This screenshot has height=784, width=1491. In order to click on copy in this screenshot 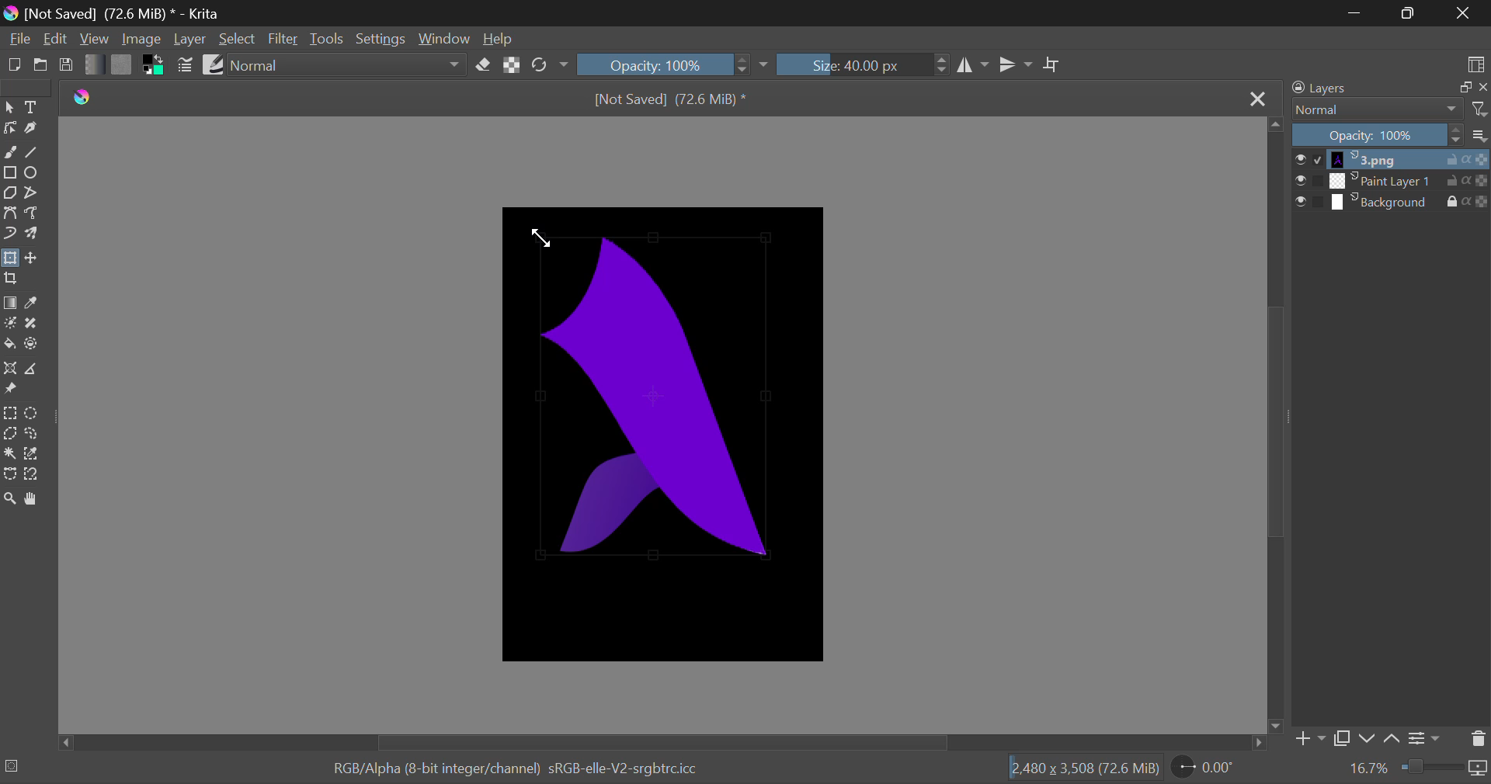, I will do `click(1462, 88)`.